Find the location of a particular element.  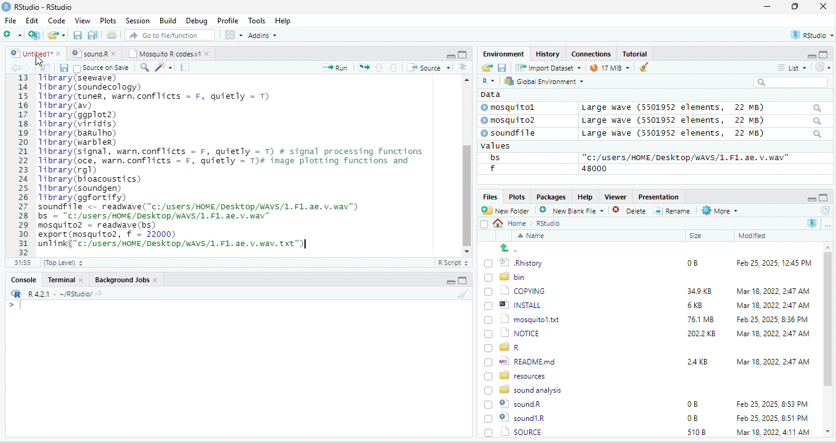

sort is located at coordinates (462, 66).